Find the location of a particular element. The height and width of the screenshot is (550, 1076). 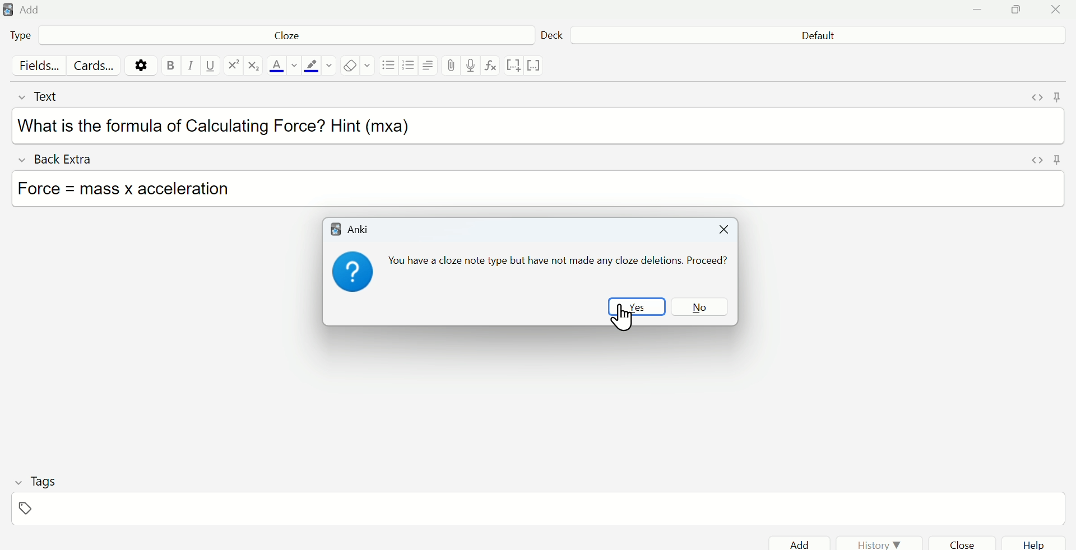

Close is located at coordinates (968, 543).